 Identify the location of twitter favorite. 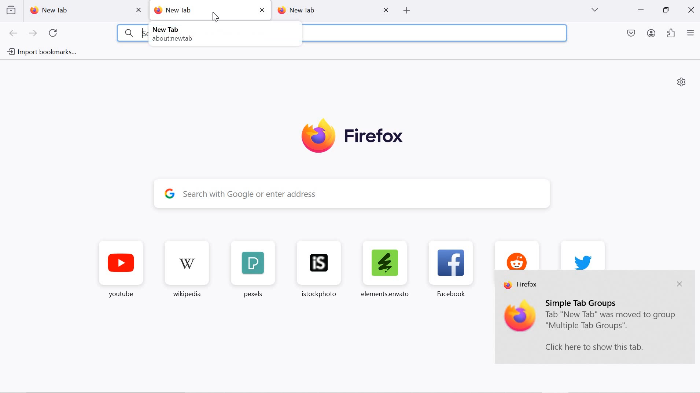
(583, 255).